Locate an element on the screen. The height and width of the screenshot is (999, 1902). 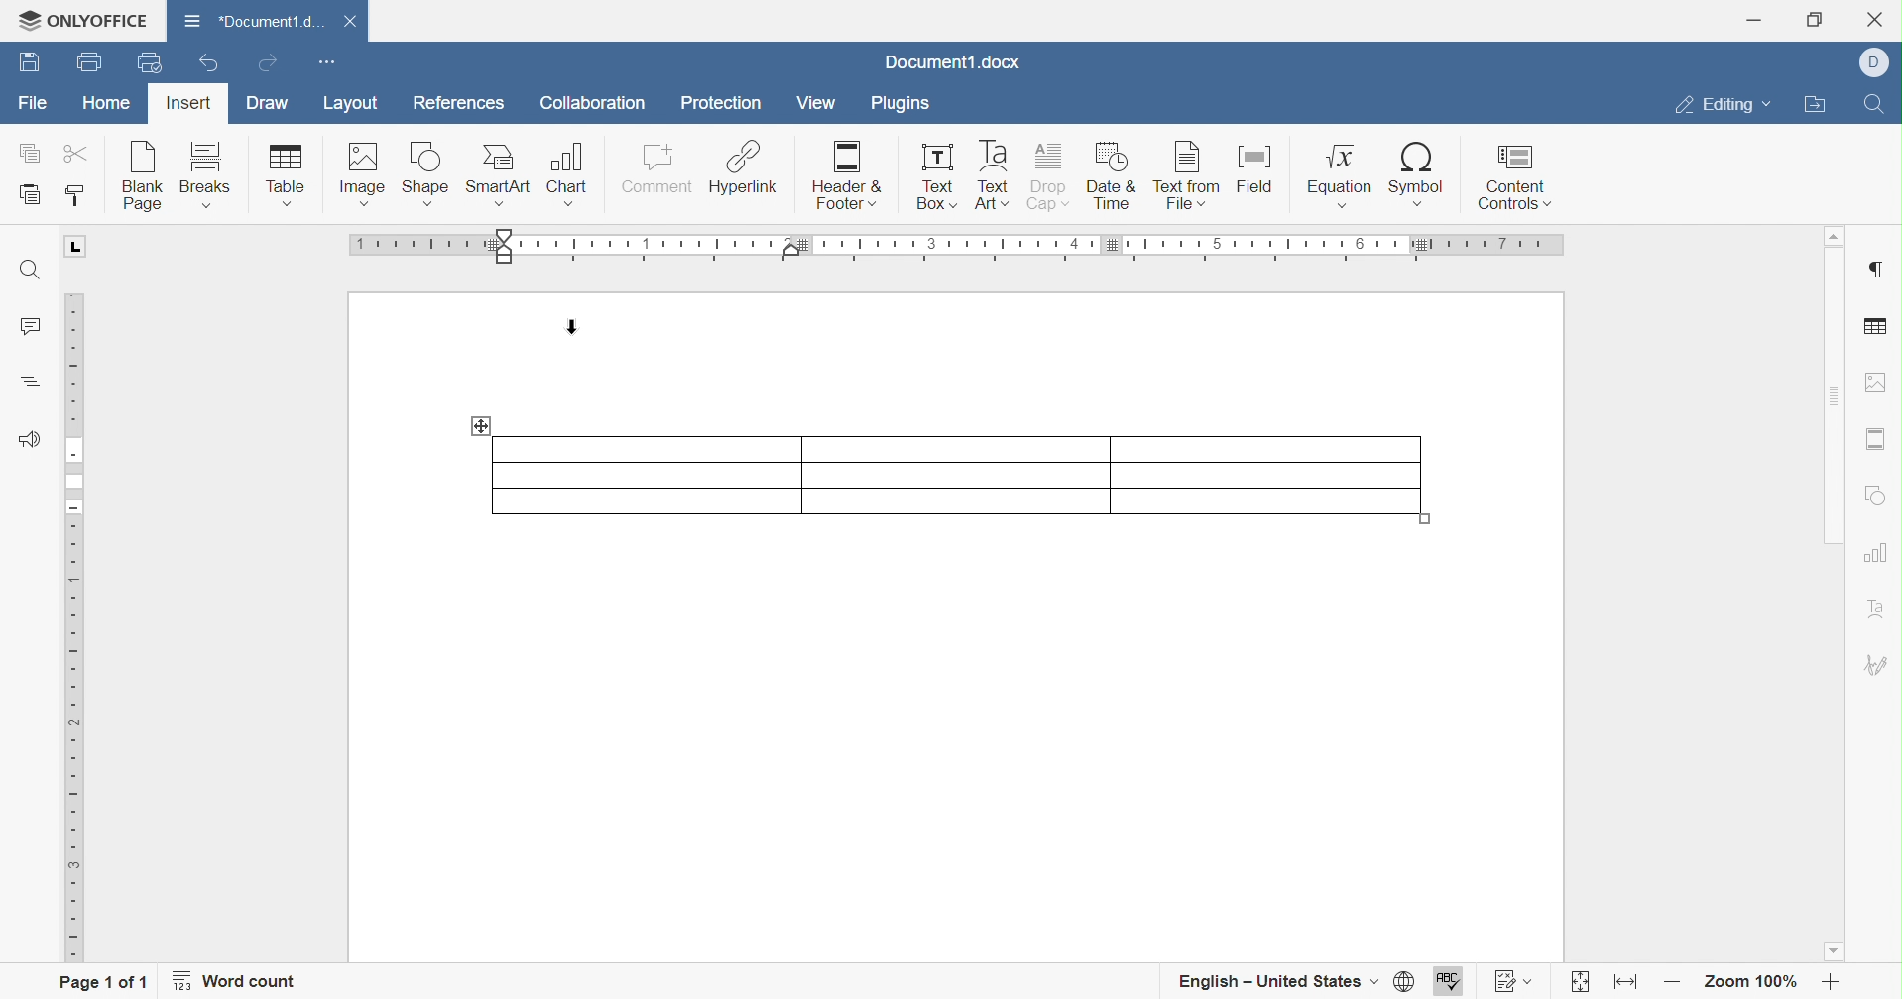
Signature settings is located at coordinates (1882, 665).